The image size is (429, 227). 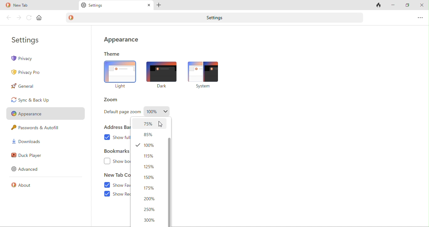 I want to click on minimize, so click(x=394, y=5).